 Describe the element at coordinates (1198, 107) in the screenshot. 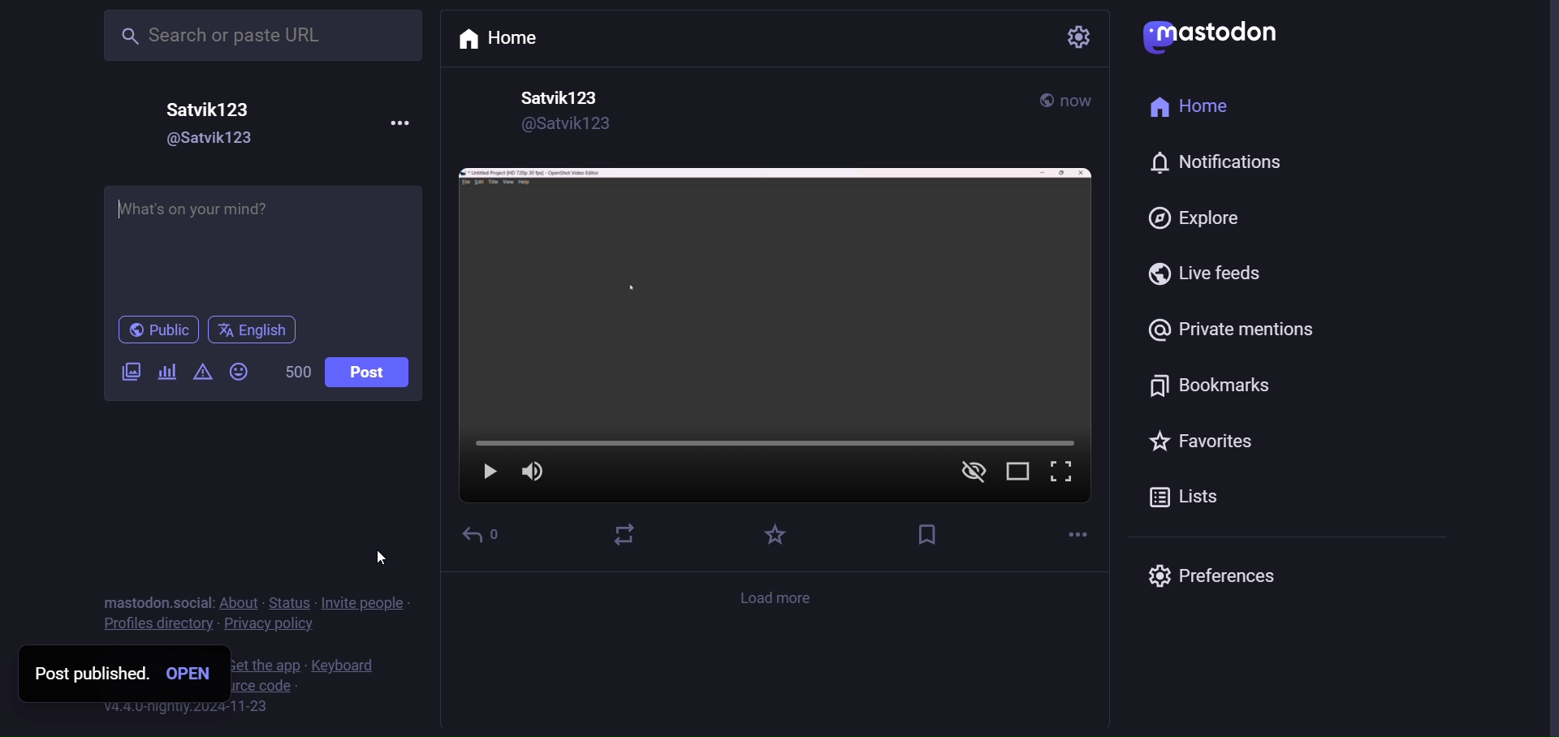

I see `home` at that location.